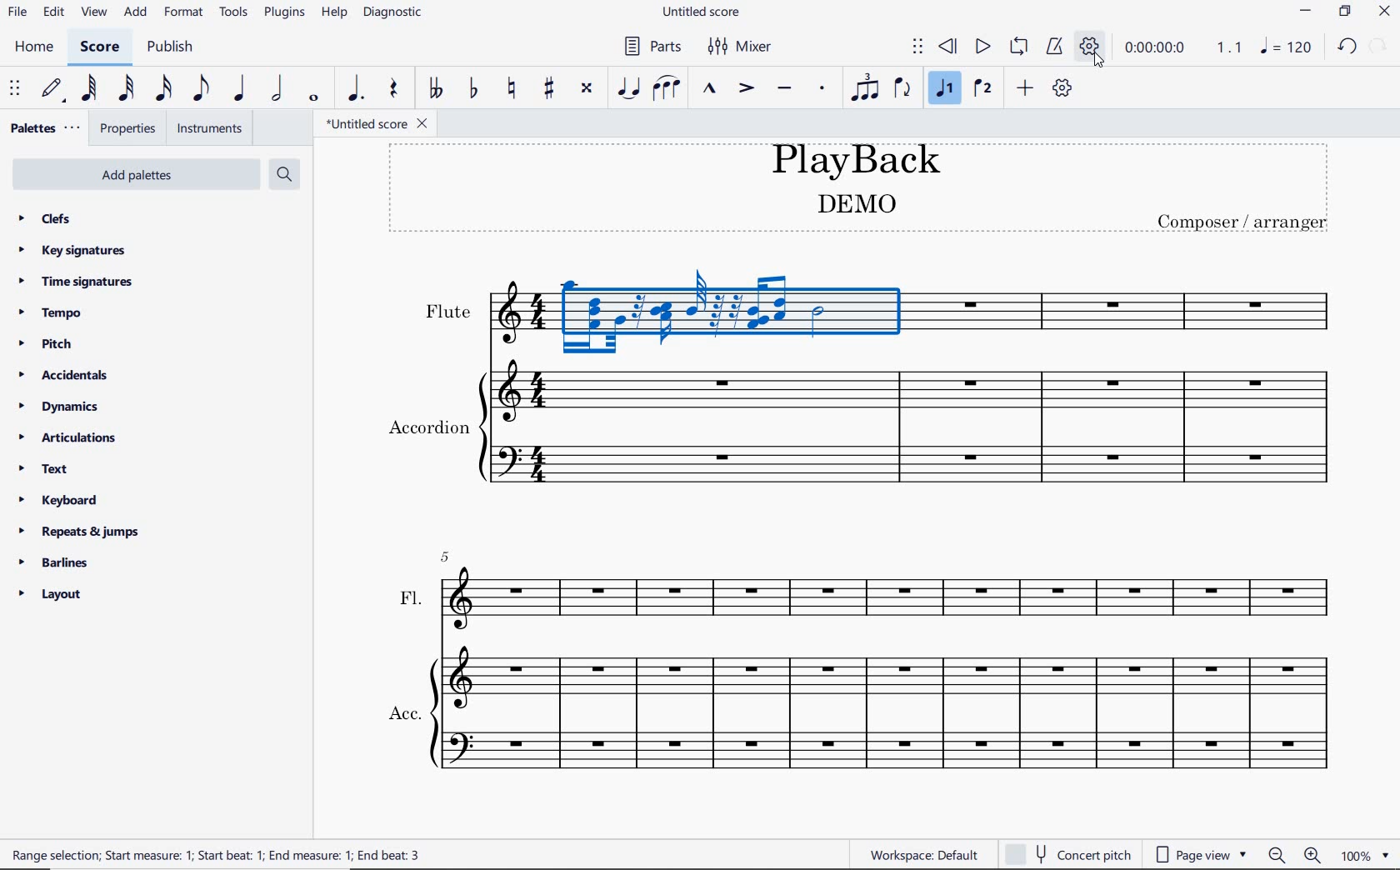 This screenshot has width=1400, height=870. Describe the element at coordinates (1062, 87) in the screenshot. I see `customize toolbar` at that location.